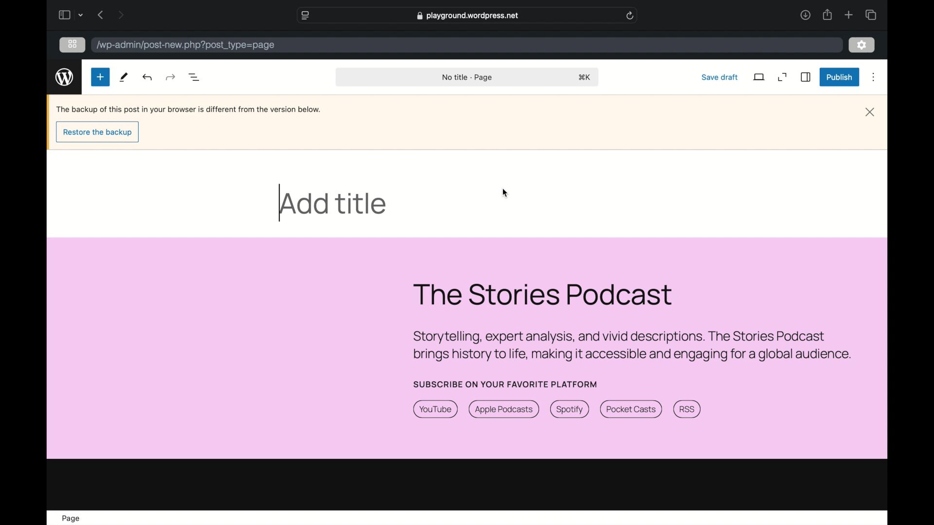 This screenshot has width=934, height=525. What do you see at coordinates (70, 518) in the screenshot?
I see `page` at bounding box center [70, 518].